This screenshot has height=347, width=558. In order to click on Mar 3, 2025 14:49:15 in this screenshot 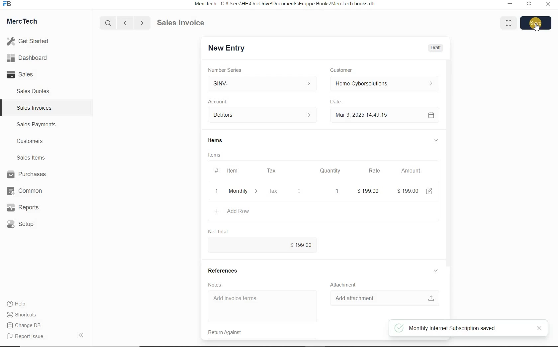, I will do `click(363, 115)`.